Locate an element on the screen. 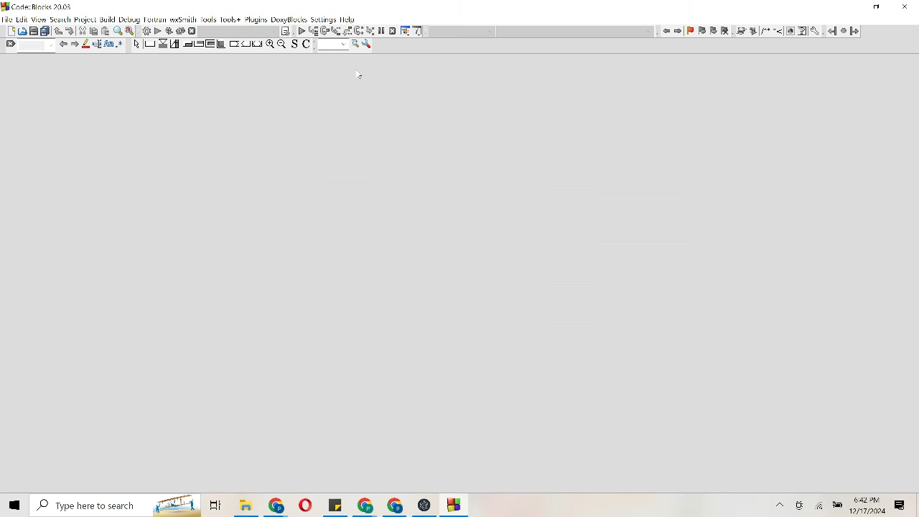 This screenshot has width=919, height=517. Search bar is located at coordinates (114, 506).